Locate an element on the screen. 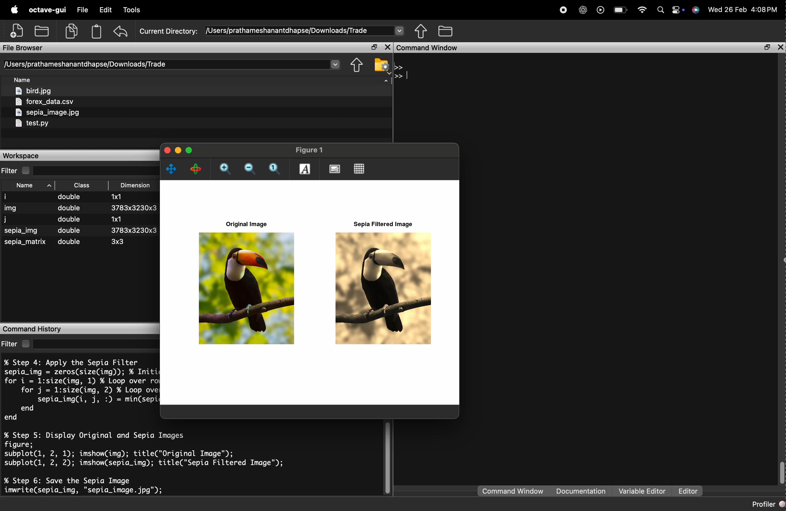 Image resolution: width=786 pixels, height=511 pixels. j double 1x1 is located at coordinates (64, 218).